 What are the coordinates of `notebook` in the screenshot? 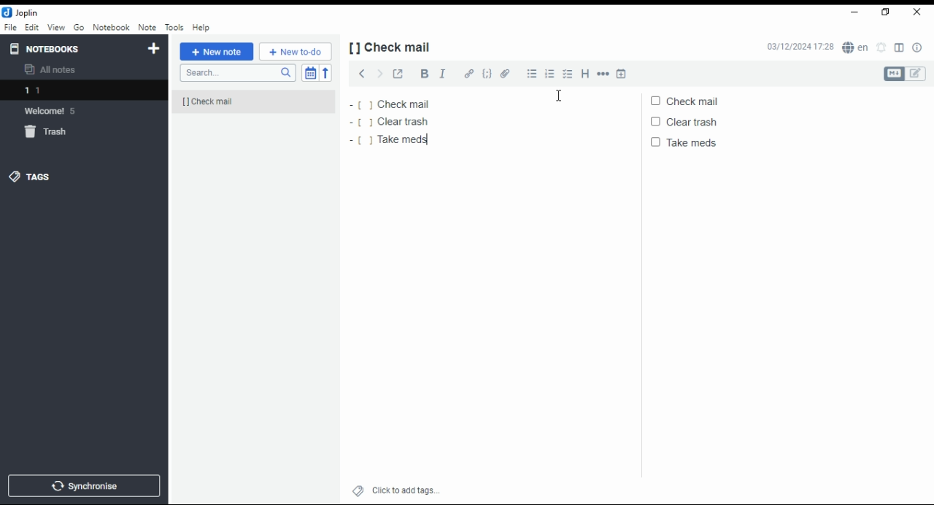 It's located at (112, 27).